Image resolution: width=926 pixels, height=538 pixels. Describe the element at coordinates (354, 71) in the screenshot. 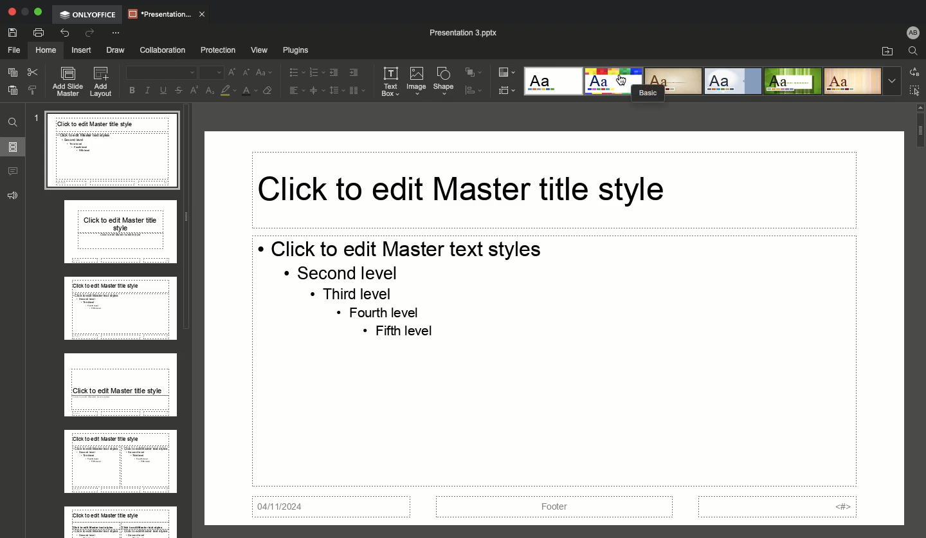

I see `Increase indent` at that location.